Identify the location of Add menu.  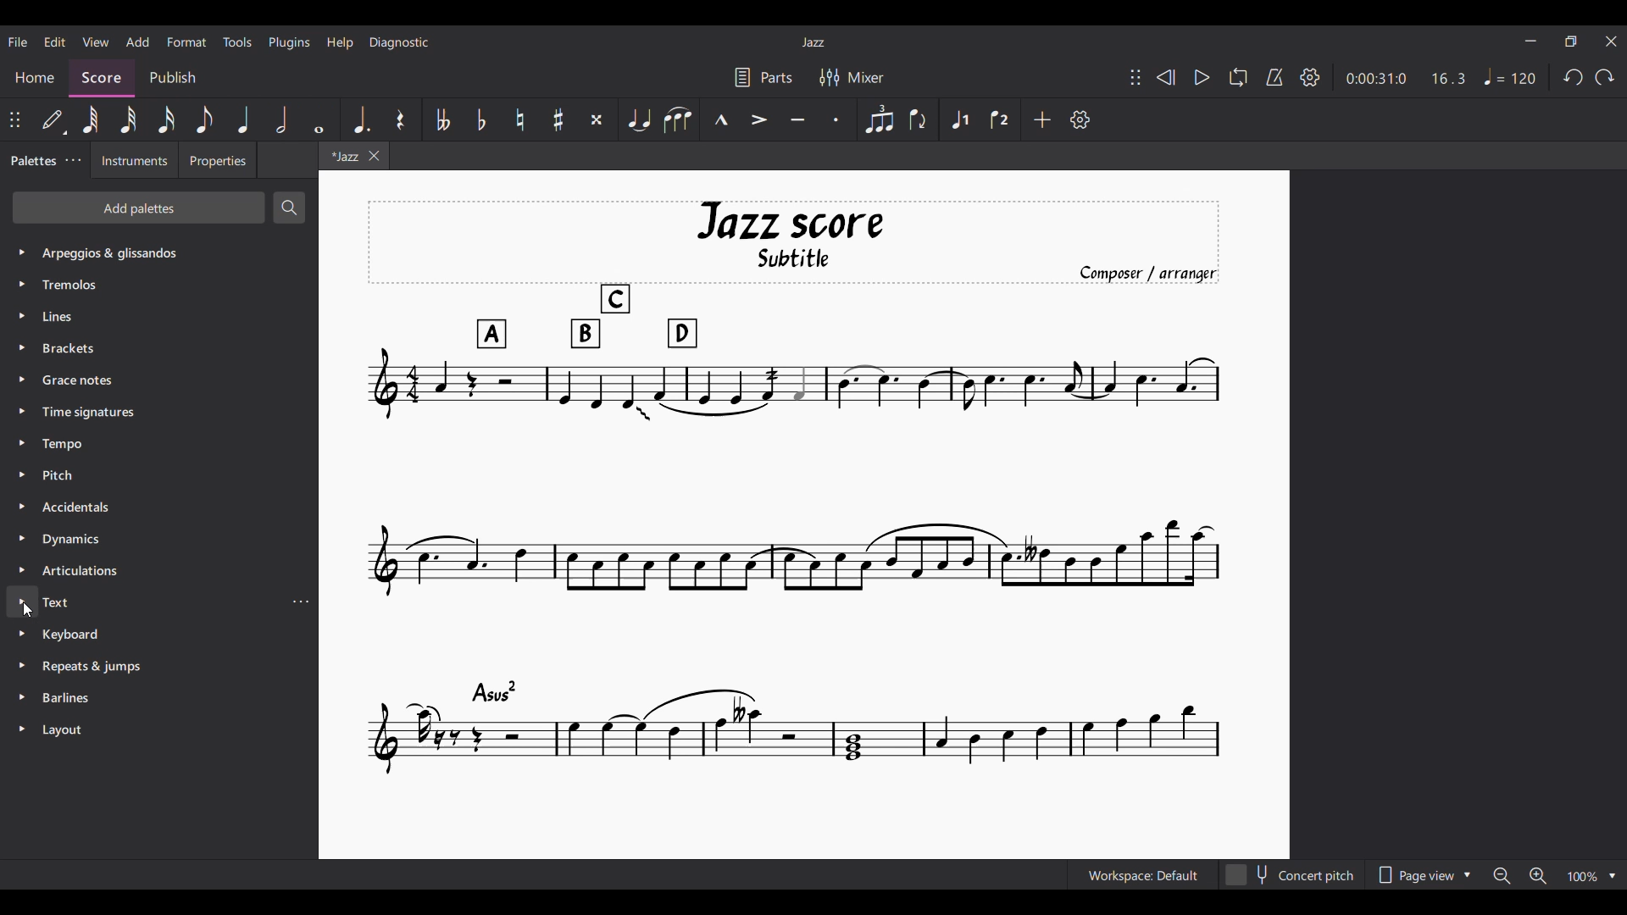
(138, 42).